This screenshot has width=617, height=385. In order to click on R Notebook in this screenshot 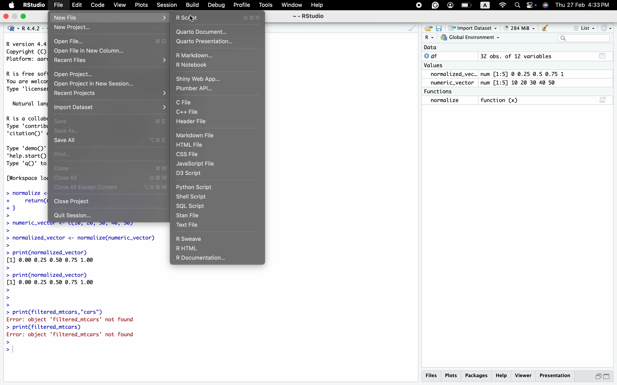, I will do `click(195, 64)`.